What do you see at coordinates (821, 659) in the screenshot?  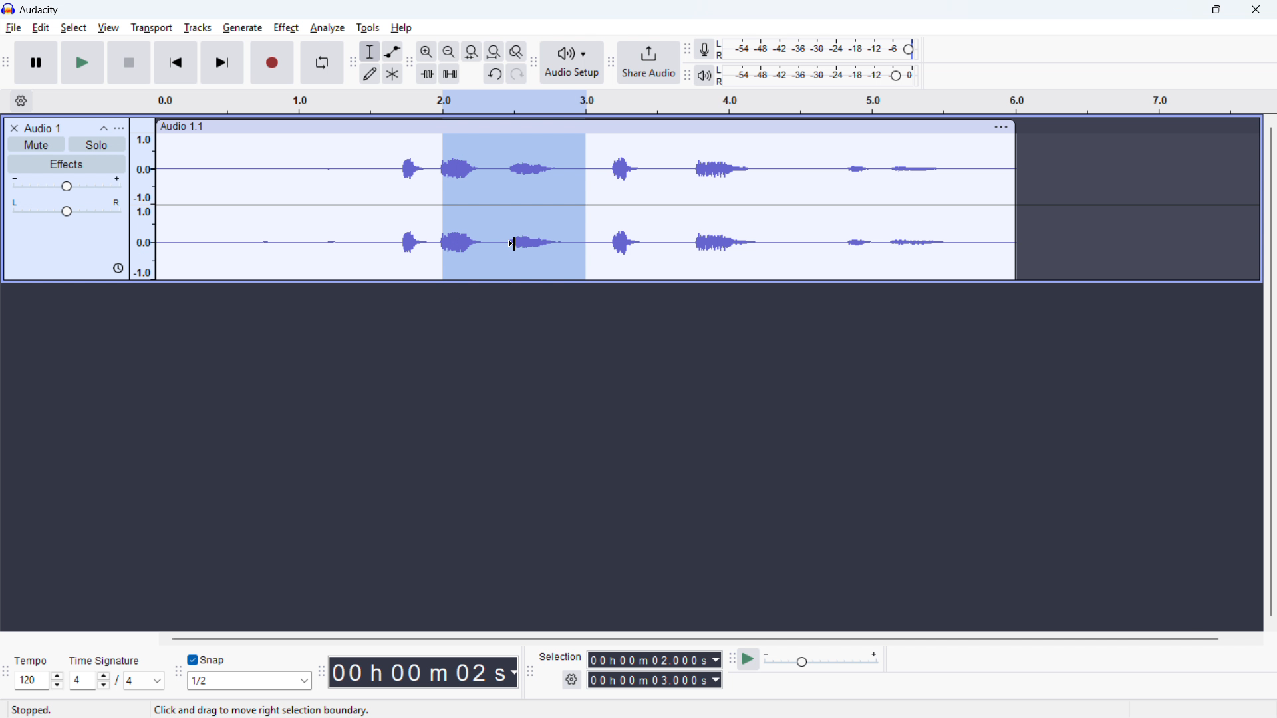 I see `playback speed` at bounding box center [821, 659].